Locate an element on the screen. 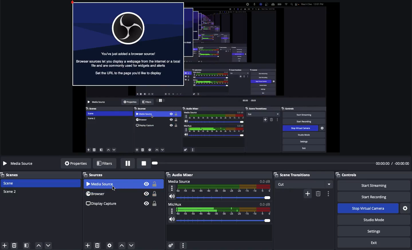 The height and width of the screenshot is (250, 412). Display capture is located at coordinates (102, 203).